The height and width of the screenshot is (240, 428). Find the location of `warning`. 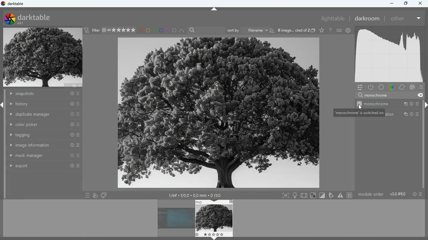

warning is located at coordinates (340, 195).